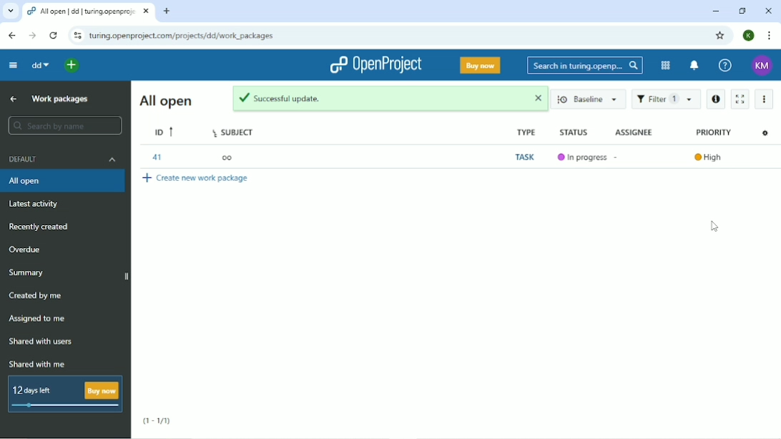 This screenshot has height=439, width=781. Describe the element at coordinates (694, 66) in the screenshot. I see `To notification center` at that location.